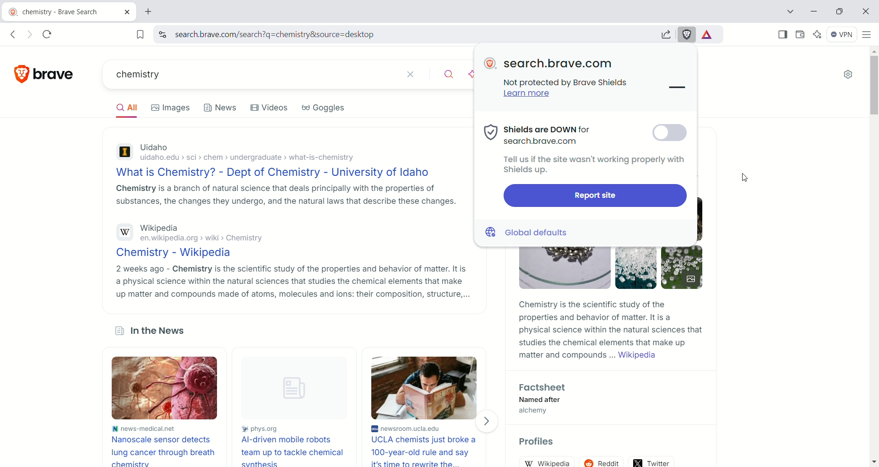 The image size is (879, 467). What do you see at coordinates (289, 254) in the screenshot?
I see `Chemistry - Wikipedia` at bounding box center [289, 254].